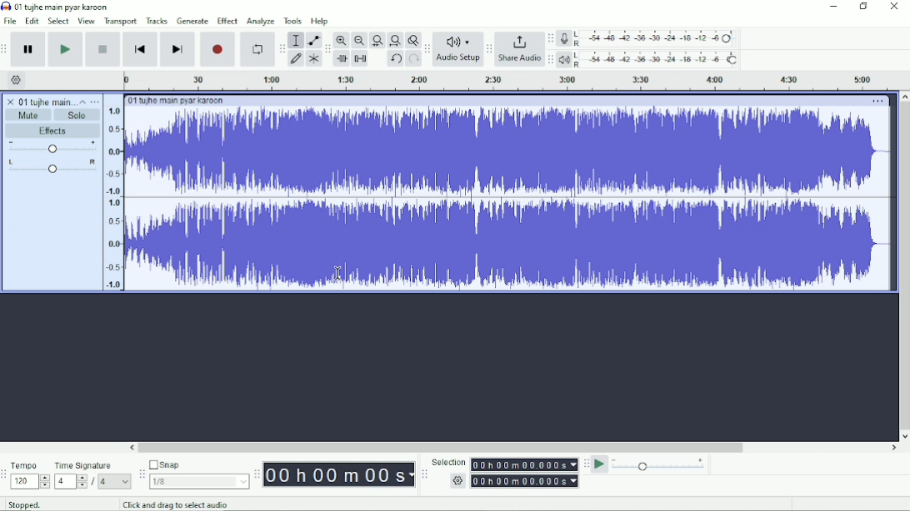 The image size is (910, 511). What do you see at coordinates (82, 102) in the screenshot?
I see `Collapse` at bounding box center [82, 102].